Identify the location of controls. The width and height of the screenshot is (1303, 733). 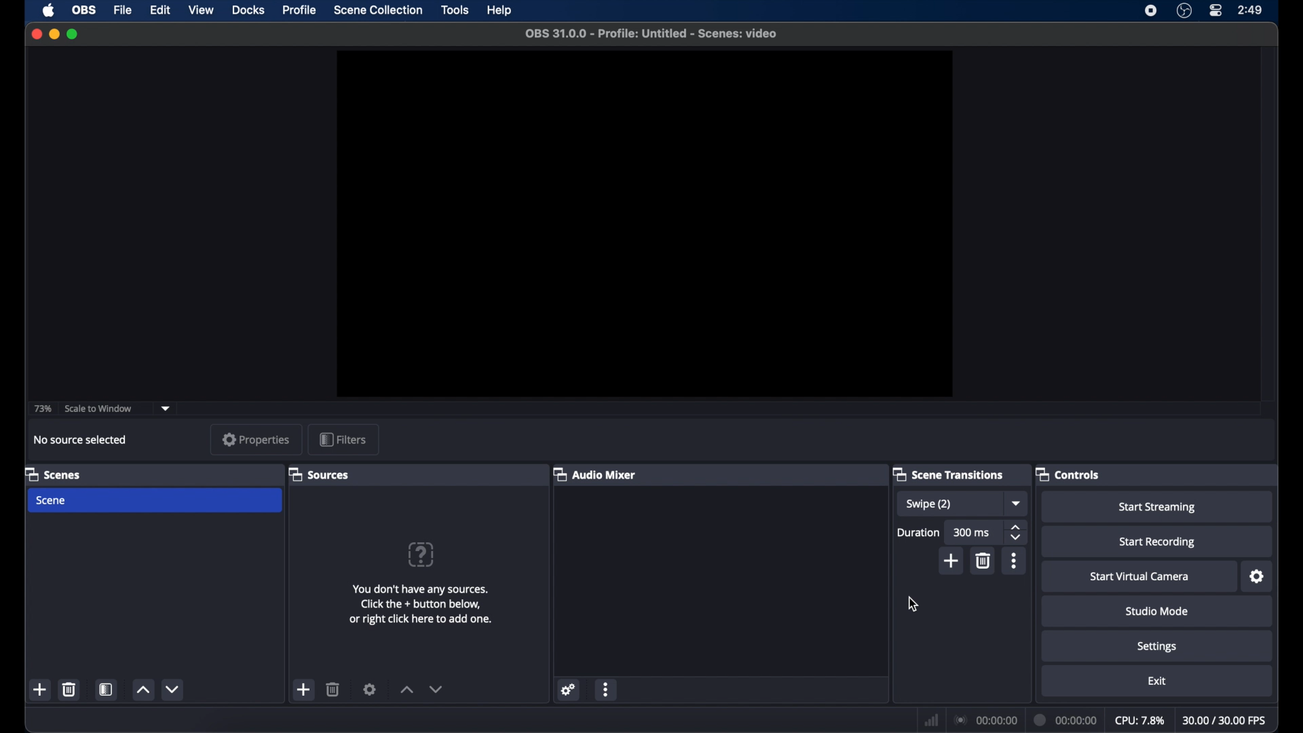
(1070, 475).